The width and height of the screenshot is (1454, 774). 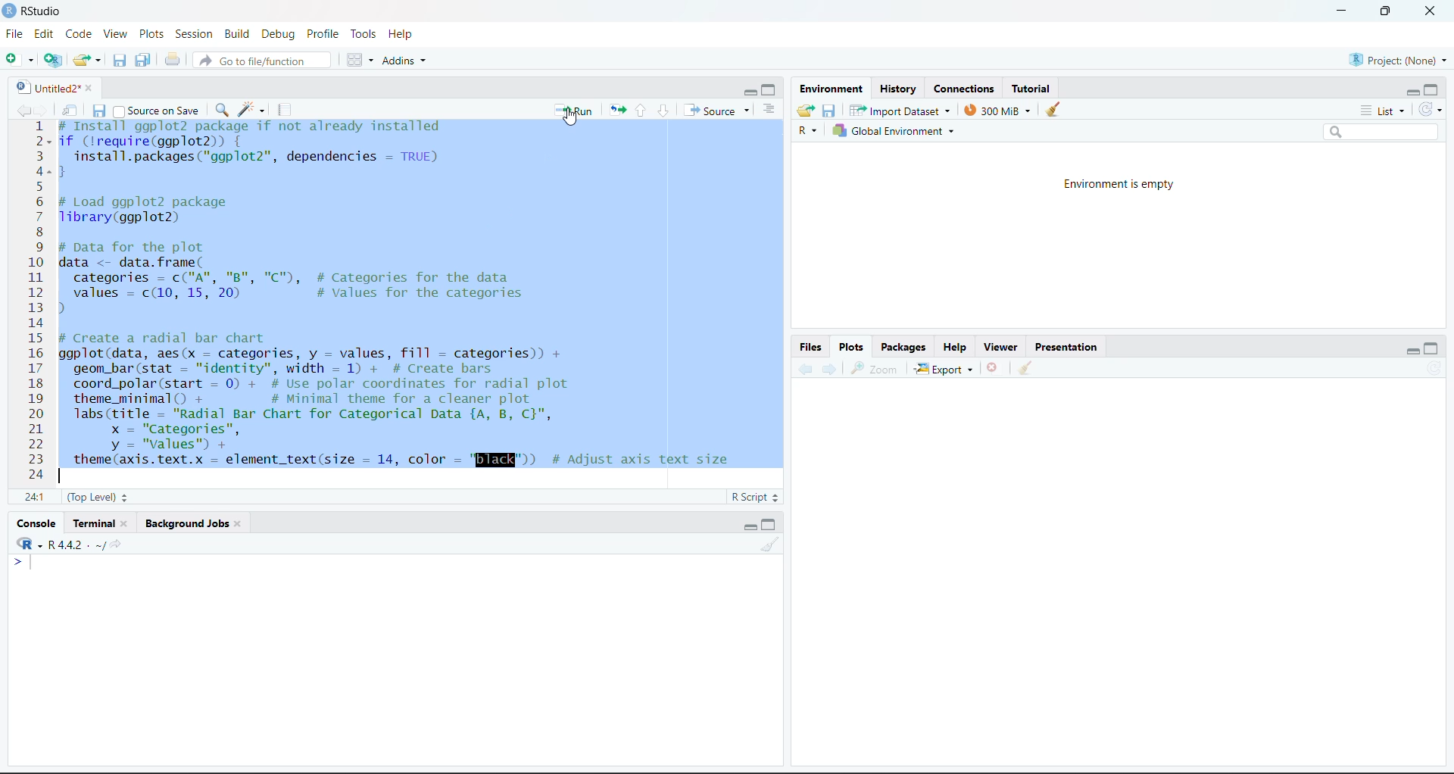 I want to click on Terminal, so click(x=99, y=524).